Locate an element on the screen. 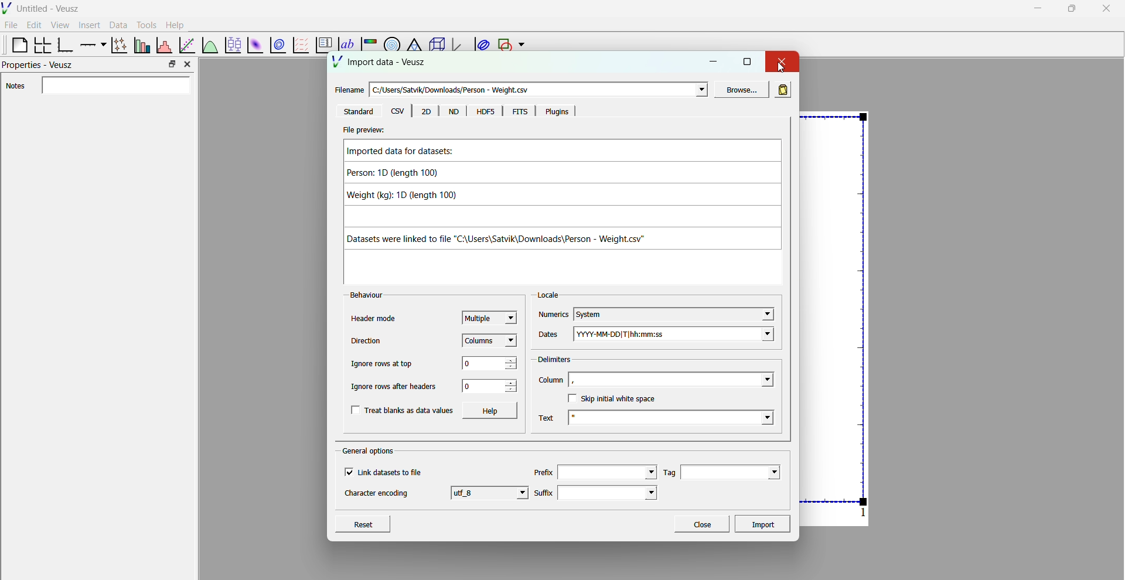 This screenshot has height=580, width=1125. Import is located at coordinates (765, 523).